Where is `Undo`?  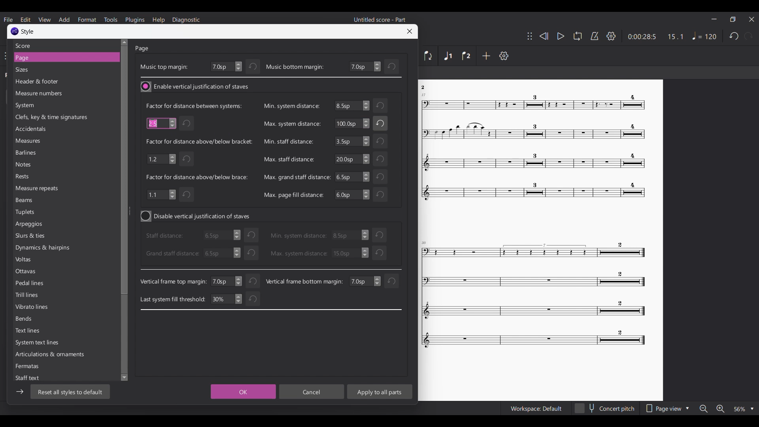 Undo is located at coordinates (381, 123).